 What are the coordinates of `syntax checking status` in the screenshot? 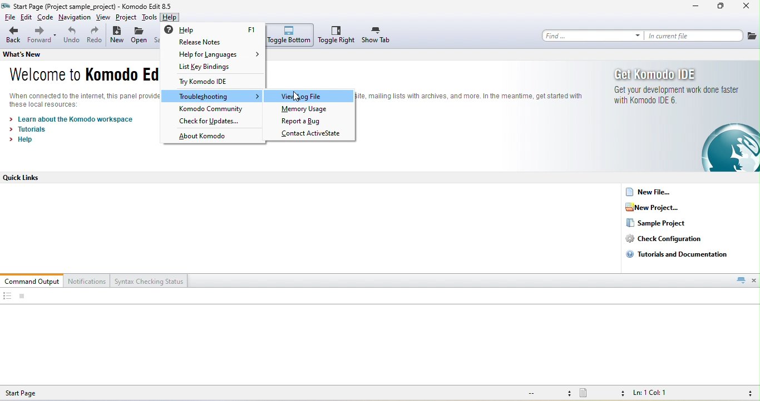 It's located at (150, 280).